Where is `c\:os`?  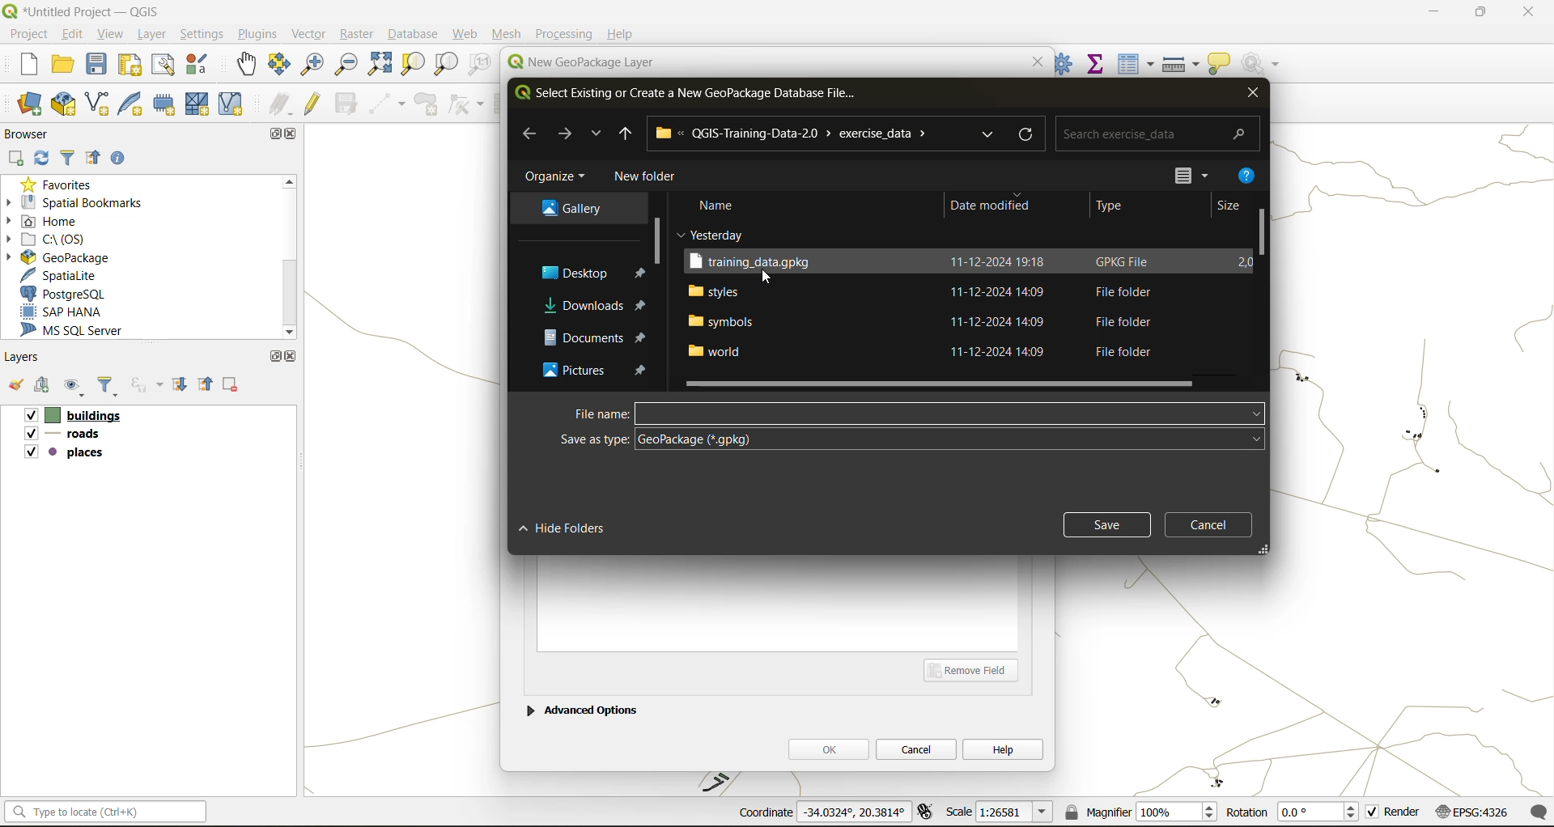
c\:os is located at coordinates (61, 238).